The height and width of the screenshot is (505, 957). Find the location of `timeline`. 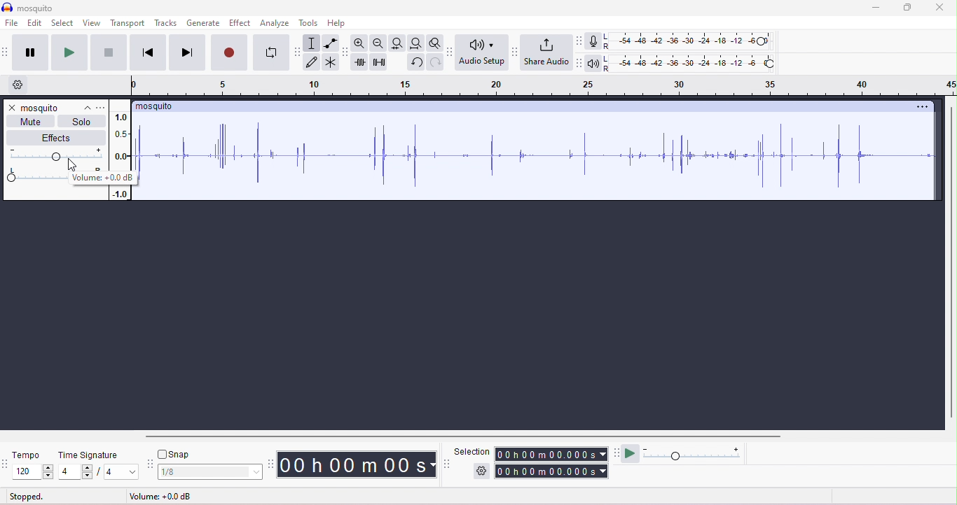

timeline is located at coordinates (542, 86).